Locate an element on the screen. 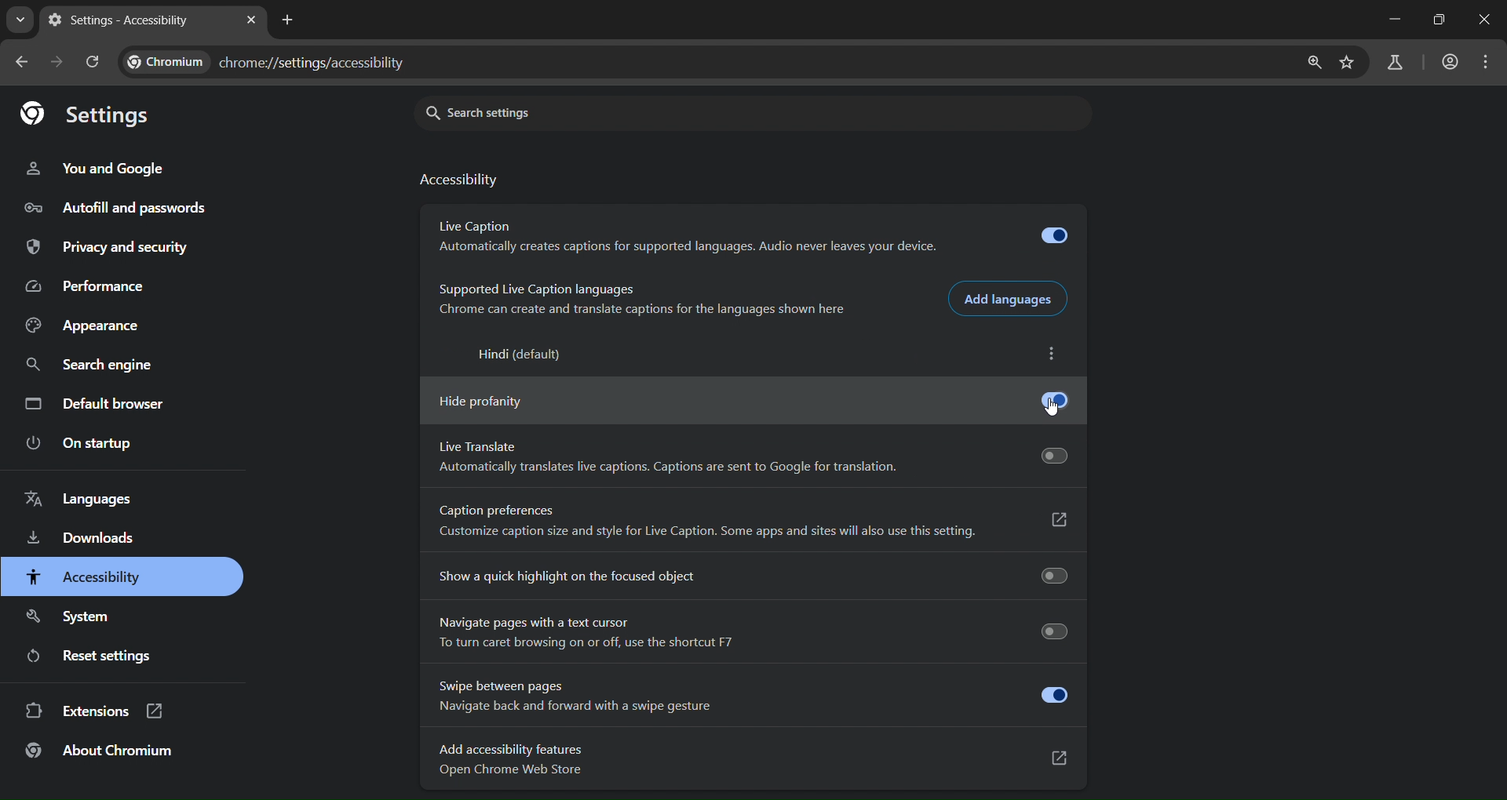  restore down is located at coordinates (1441, 20).